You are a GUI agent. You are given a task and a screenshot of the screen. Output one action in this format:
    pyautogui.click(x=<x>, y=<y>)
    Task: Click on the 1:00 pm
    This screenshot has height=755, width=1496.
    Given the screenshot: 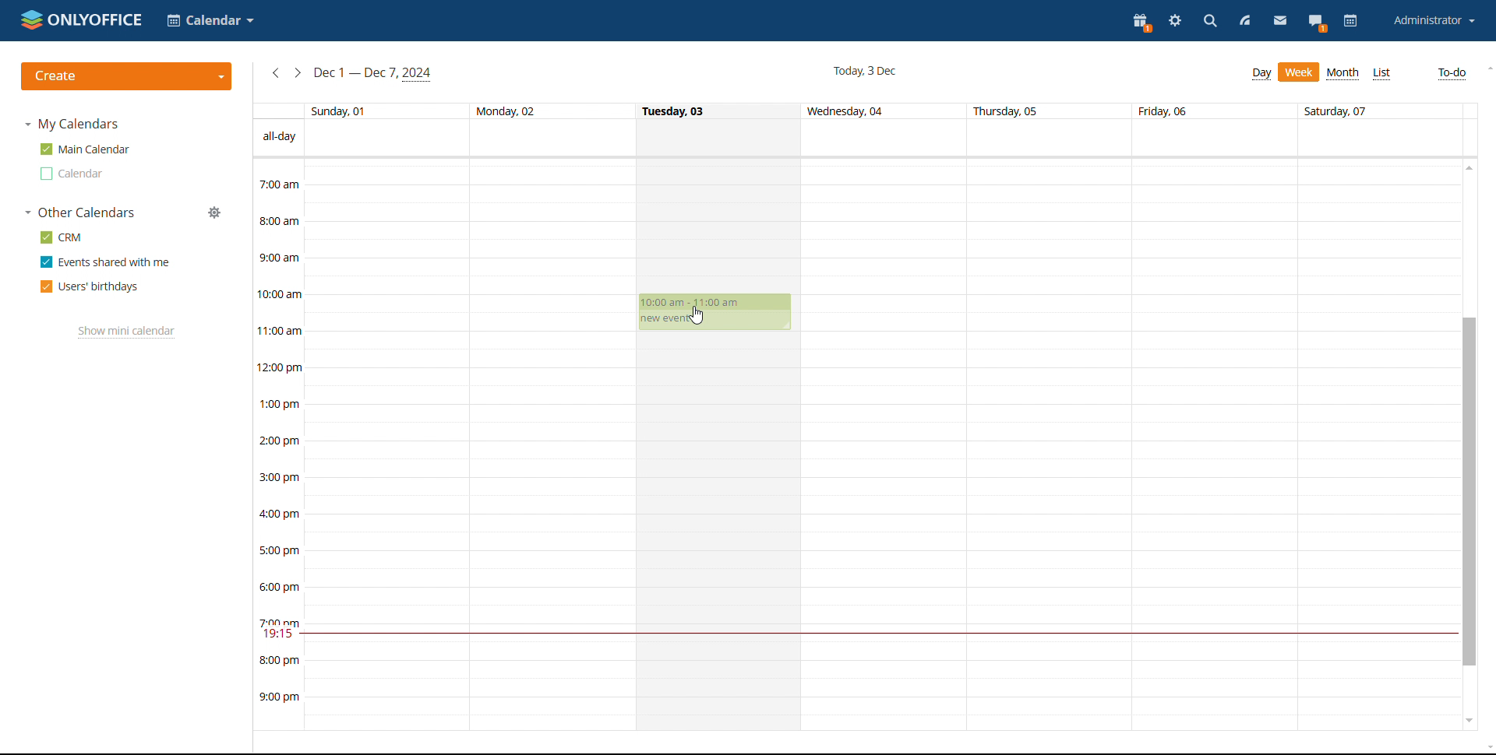 What is the action you would take?
    pyautogui.click(x=280, y=404)
    